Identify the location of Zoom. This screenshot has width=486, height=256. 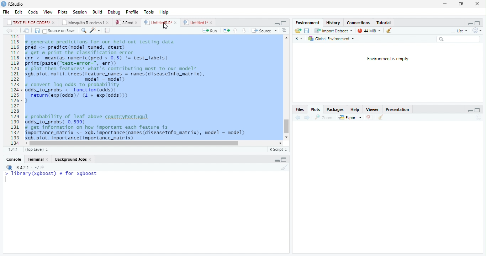
(324, 117).